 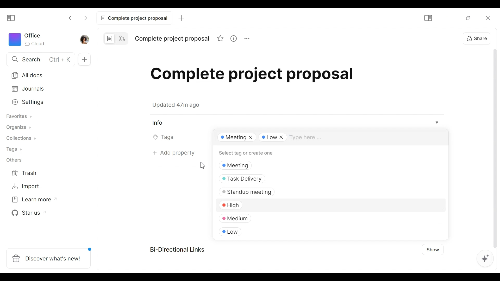 What do you see at coordinates (49, 258) in the screenshot?
I see `Discover what's new` at bounding box center [49, 258].